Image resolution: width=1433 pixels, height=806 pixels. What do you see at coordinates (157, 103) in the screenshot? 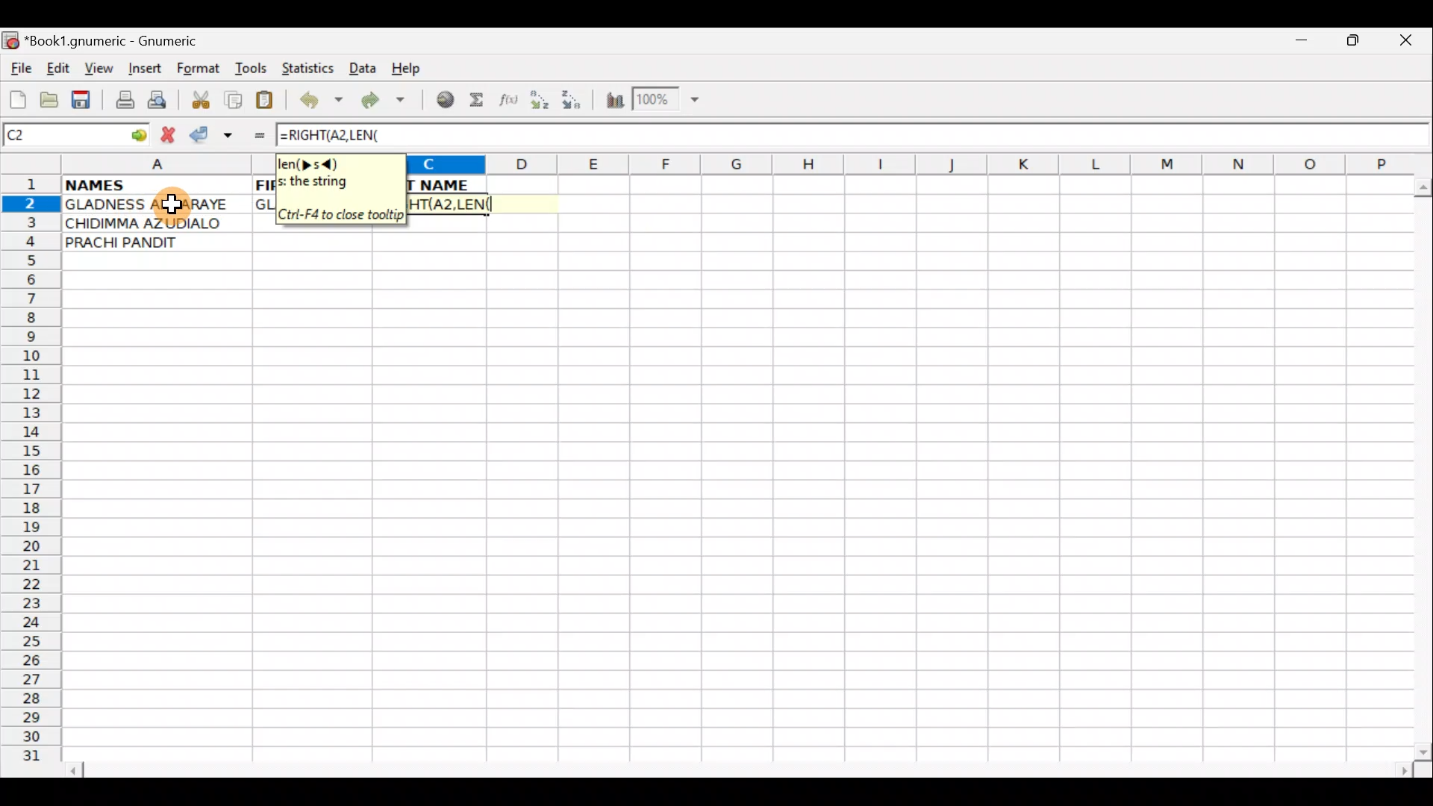
I see `Print preview` at bounding box center [157, 103].